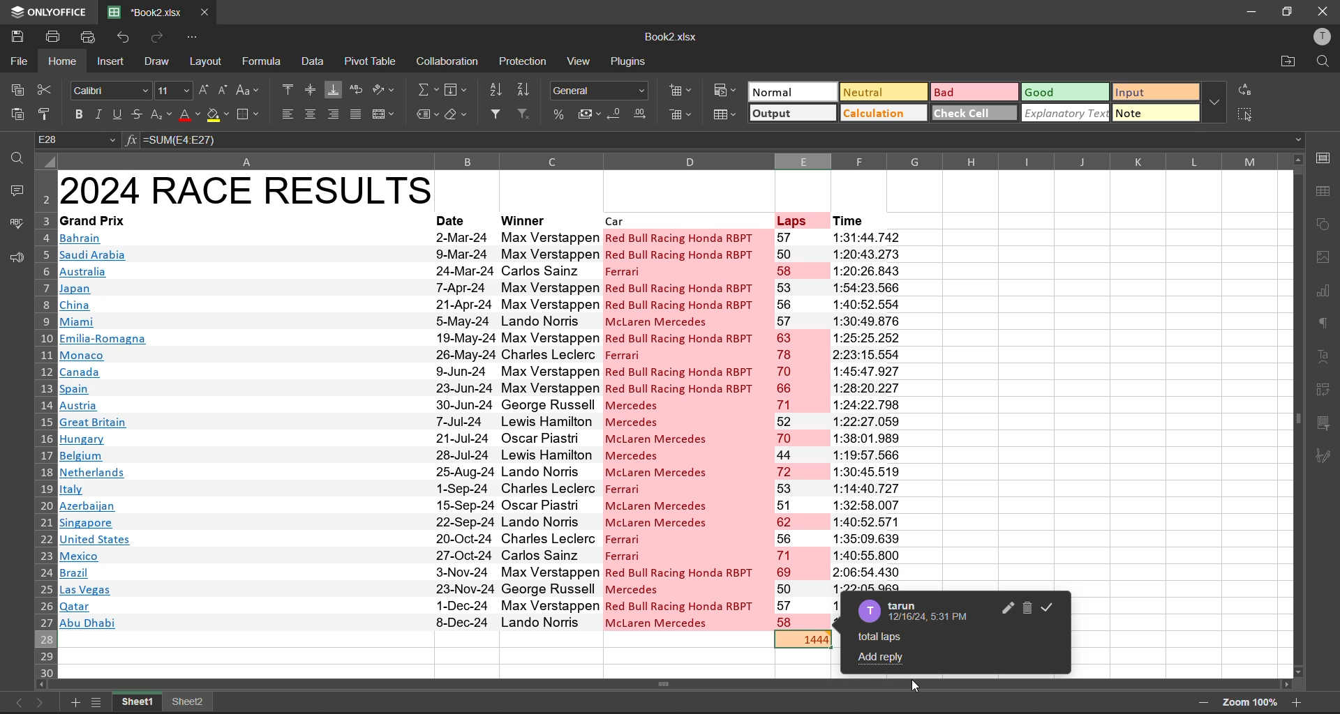 The height and width of the screenshot is (714, 1340). What do you see at coordinates (1323, 289) in the screenshot?
I see `charts` at bounding box center [1323, 289].